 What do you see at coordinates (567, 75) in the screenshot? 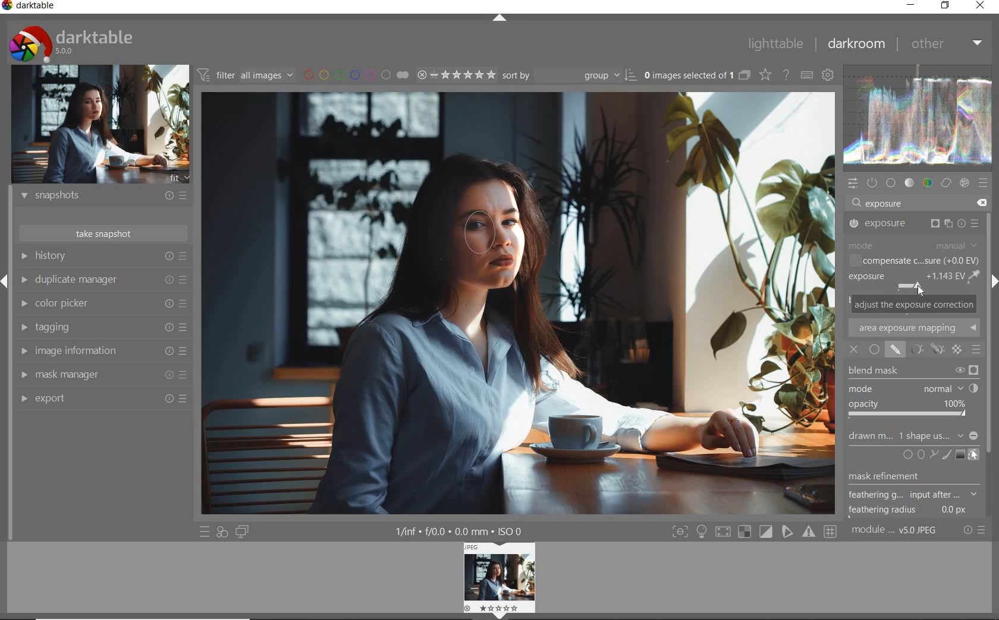
I see `sort` at bounding box center [567, 75].